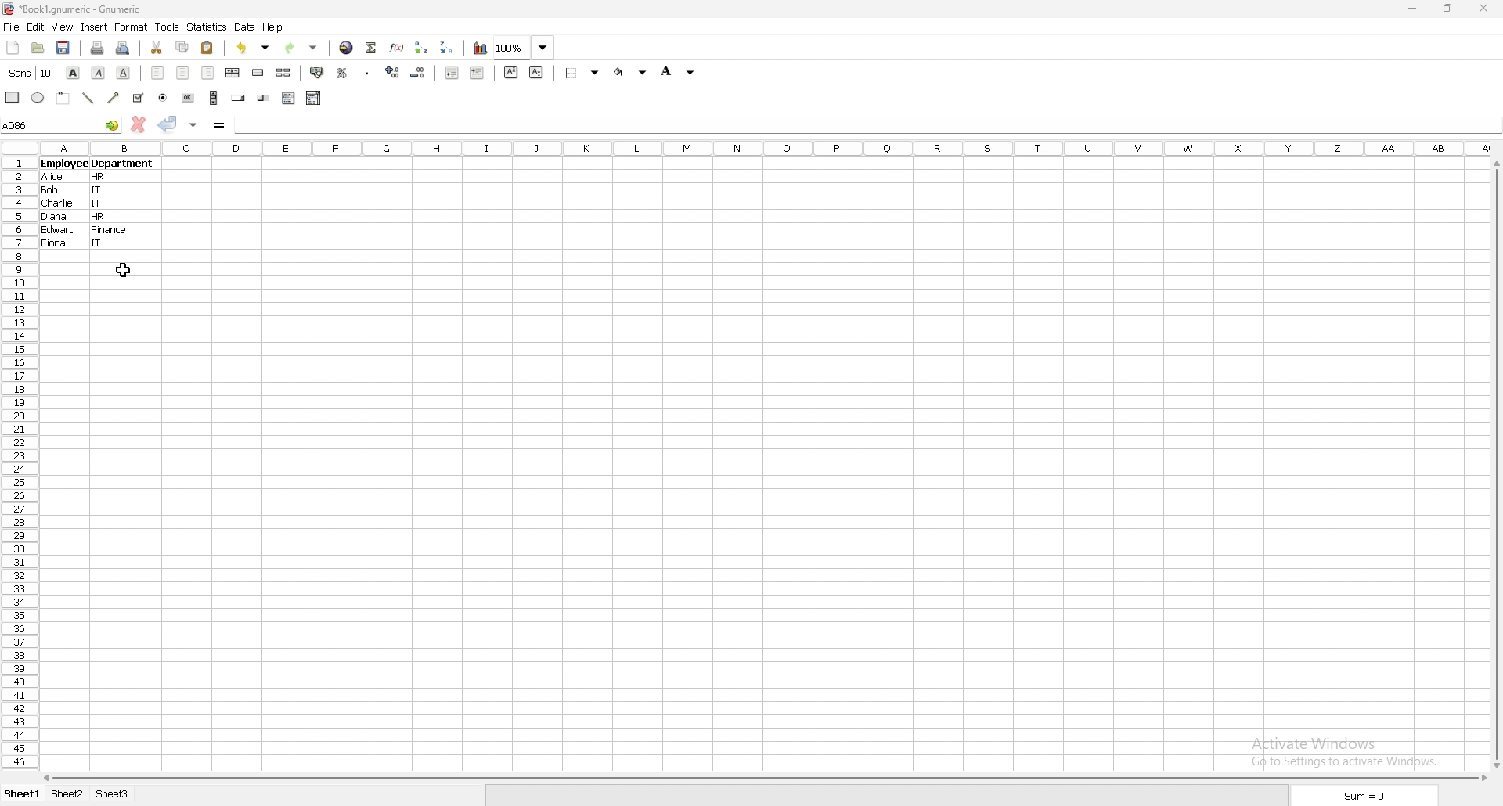 The height and width of the screenshot is (806, 1503). What do you see at coordinates (631, 71) in the screenshot?
I see `foreground` at bounding box center [631, 71].